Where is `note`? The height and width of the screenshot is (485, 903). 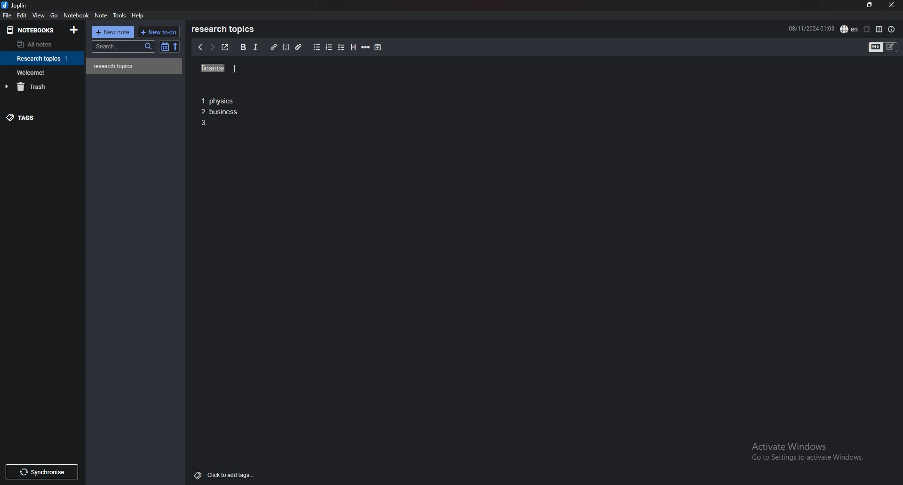
note is located at coordinates (101, 16).